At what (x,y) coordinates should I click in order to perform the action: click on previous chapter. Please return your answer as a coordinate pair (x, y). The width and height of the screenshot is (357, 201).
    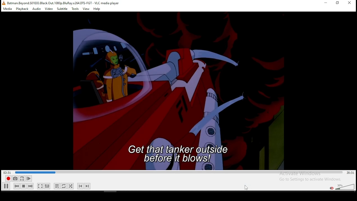
    Looking at the image, I should click on (80, 186).